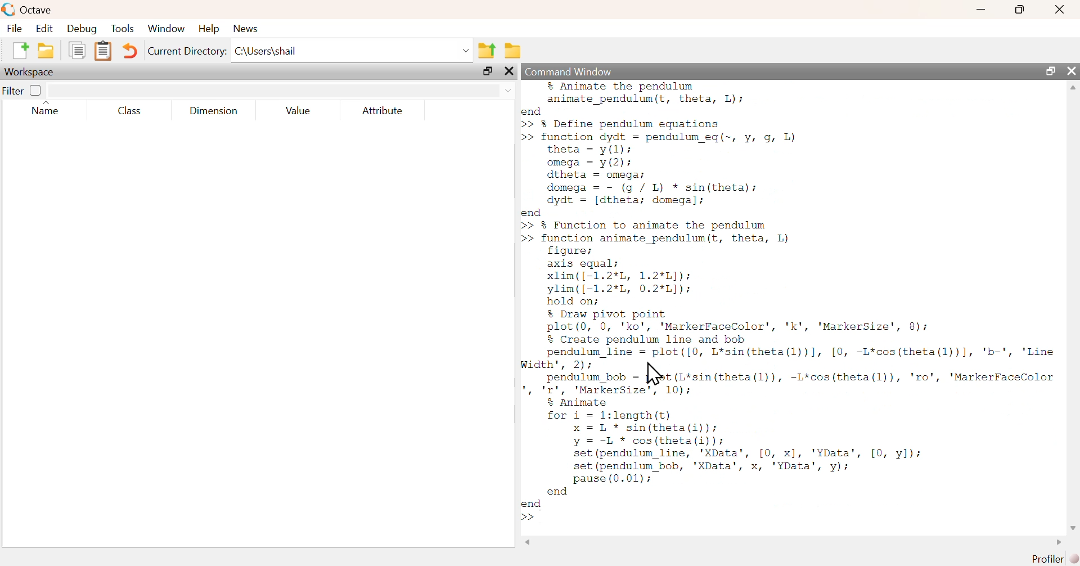 This screenshot has height=566, width=1080. Describe the element at coordinates (1051, 71) in the screenshot. I see `Maximize` at that location.